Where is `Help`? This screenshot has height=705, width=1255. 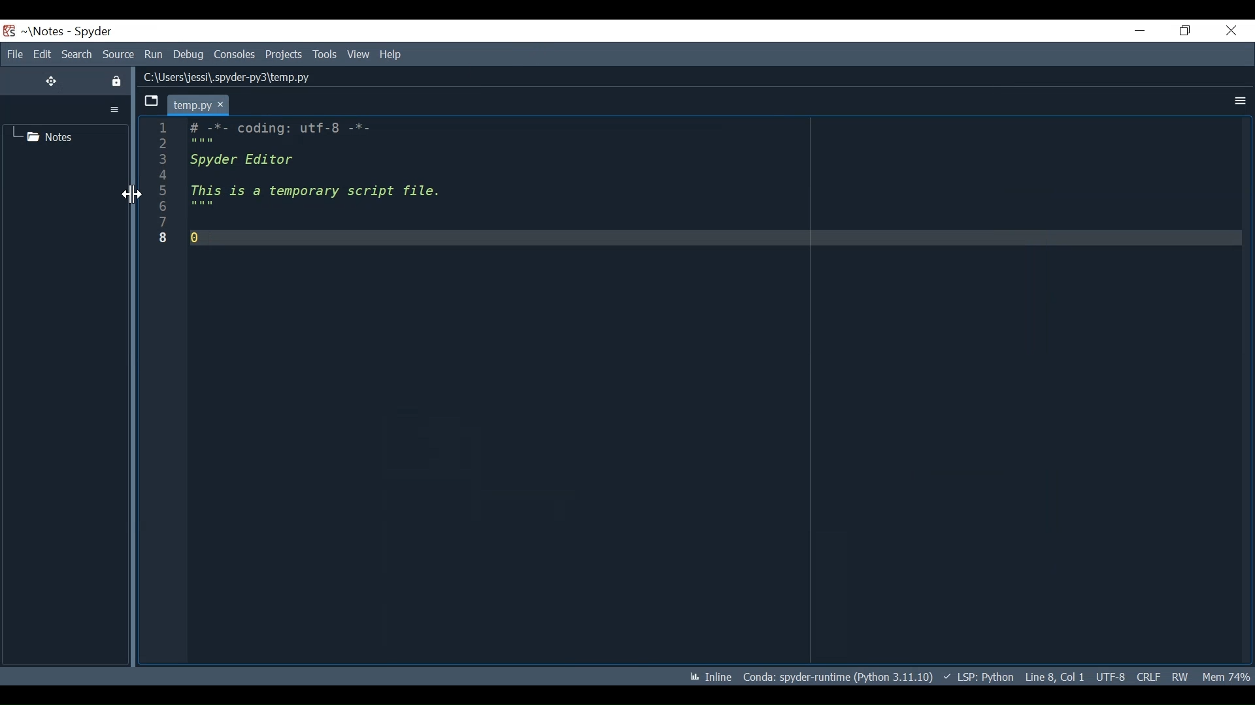
Help is located at coordinates (393, 55).